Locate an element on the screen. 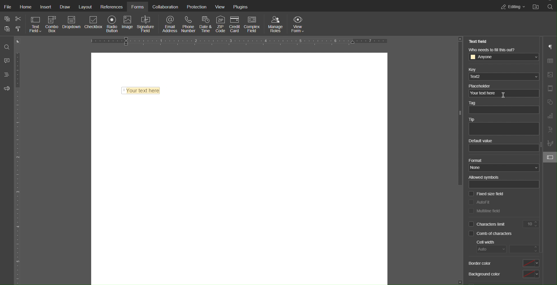 The height and width of the screenshot is (285, 557). Comb of characters is located at coordinates (490, 234).